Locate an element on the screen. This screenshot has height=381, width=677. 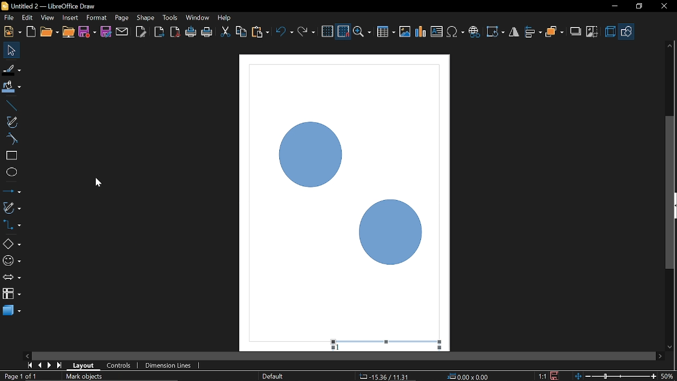
Image is located at coordinates (405, 31).